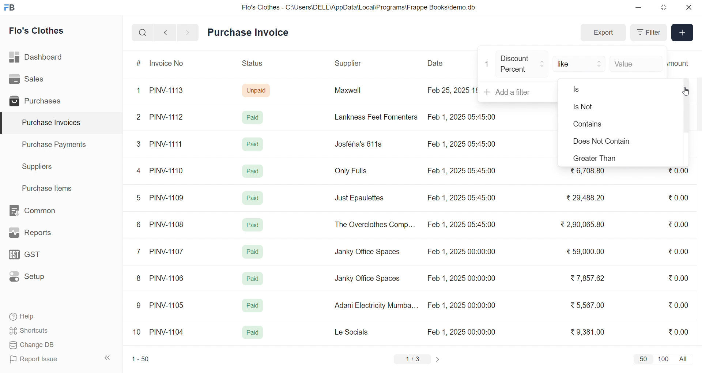 Image resolution: width=702 pixels, height=373 pixels. I want to click on Filter, so click(648, 33).